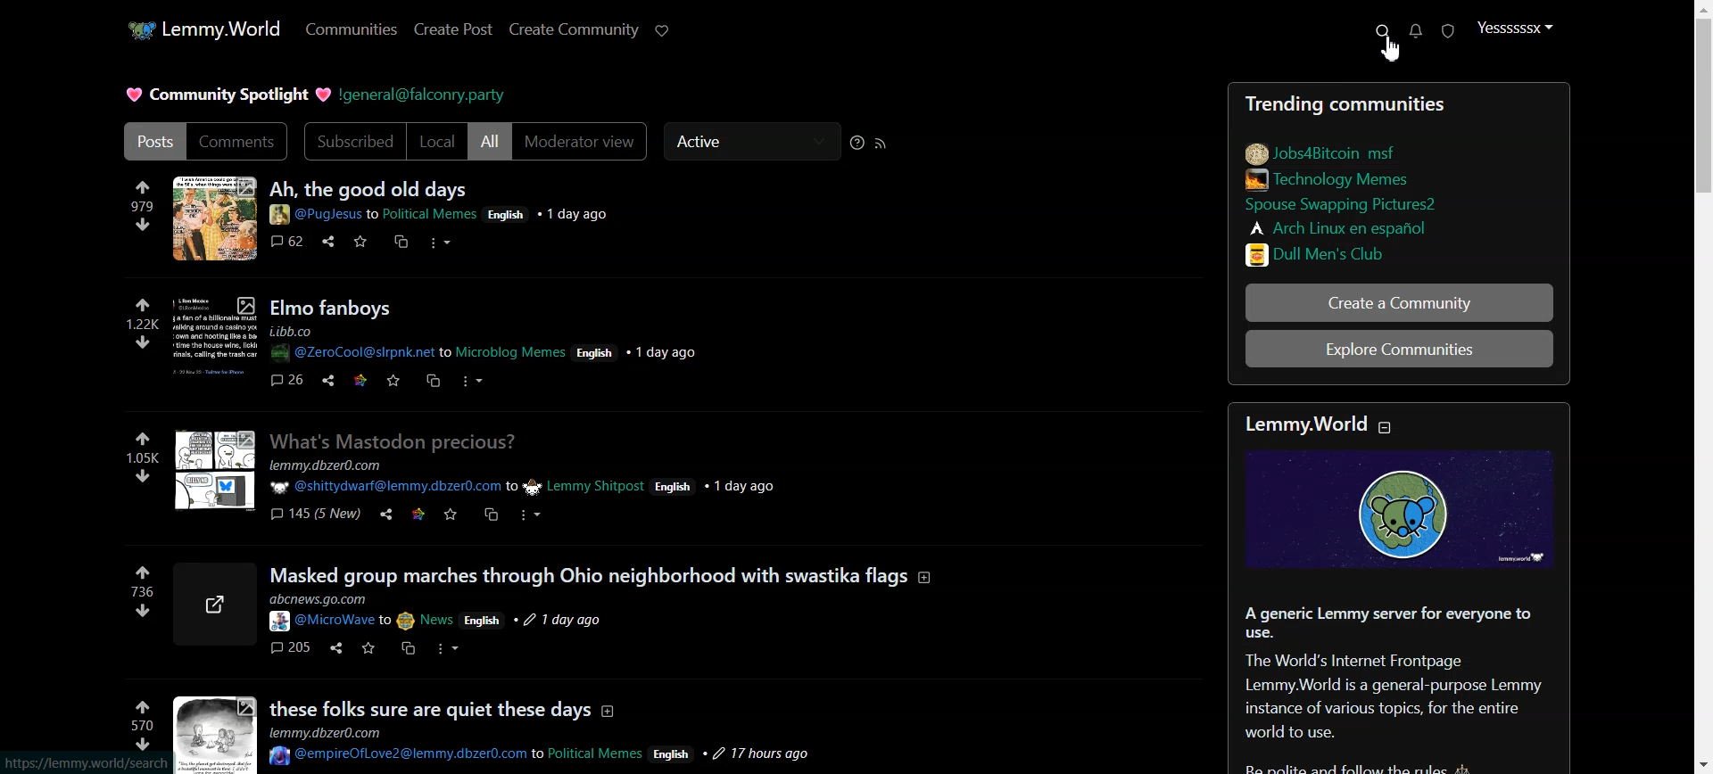 Image resolution: width=1713 pixels, height=774 pixels. I want to click on Communities, so click(348, 29).